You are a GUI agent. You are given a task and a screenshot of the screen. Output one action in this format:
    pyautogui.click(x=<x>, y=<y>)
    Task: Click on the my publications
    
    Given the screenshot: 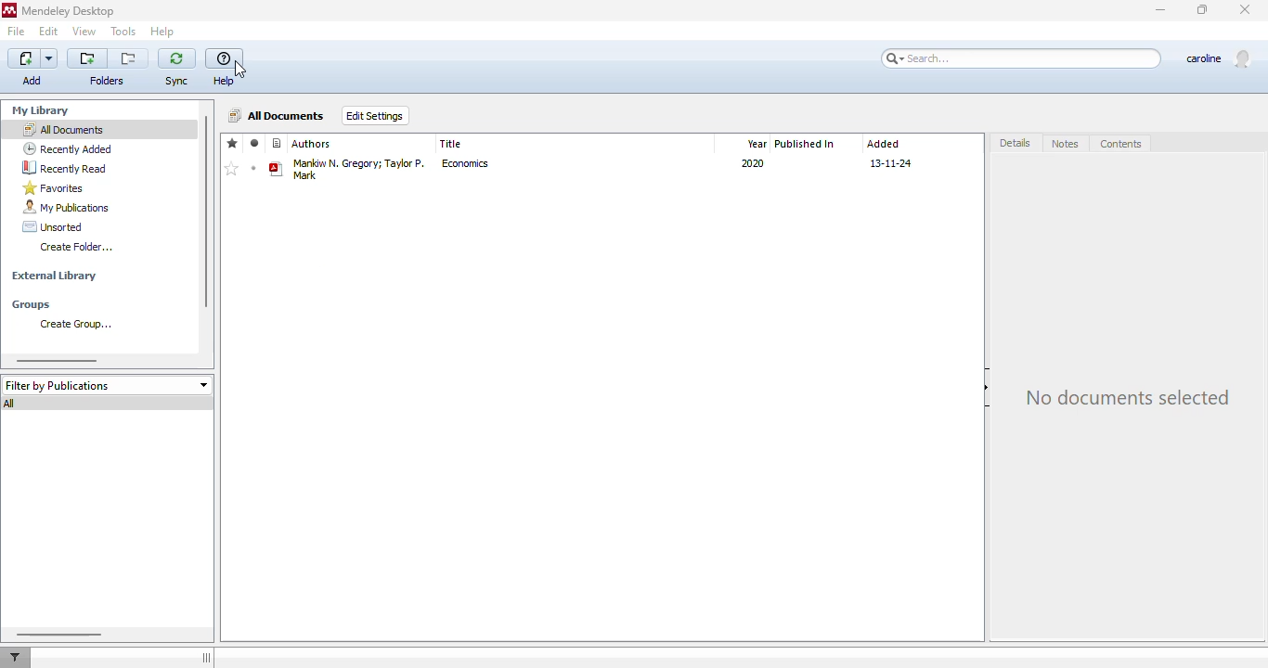 What is the action you would take?
    pyautogui.click(x=68, y=207)
    